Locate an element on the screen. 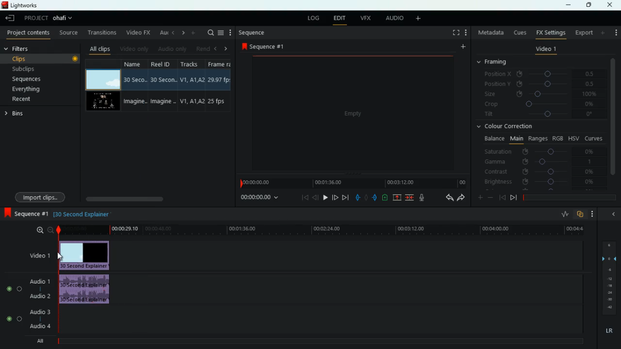 Image resolution: width=621 pixels, height=349 pixels. rgb is located at coordinates (558, 138).